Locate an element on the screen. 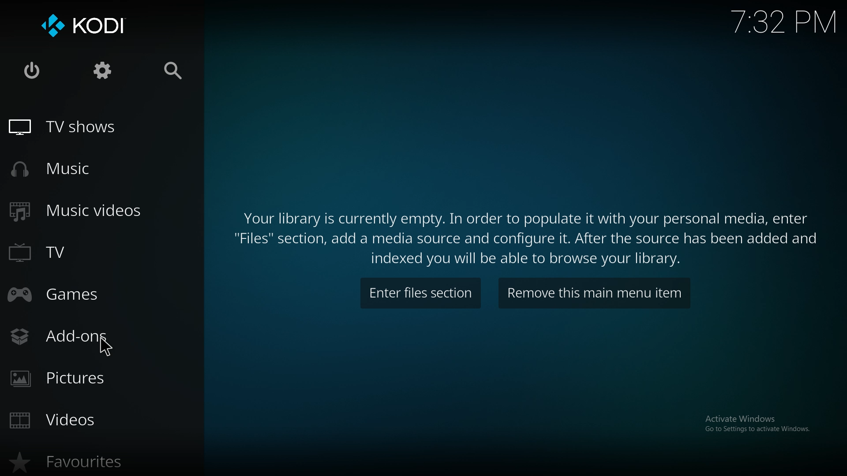  search is located at coordinates (174, 70).